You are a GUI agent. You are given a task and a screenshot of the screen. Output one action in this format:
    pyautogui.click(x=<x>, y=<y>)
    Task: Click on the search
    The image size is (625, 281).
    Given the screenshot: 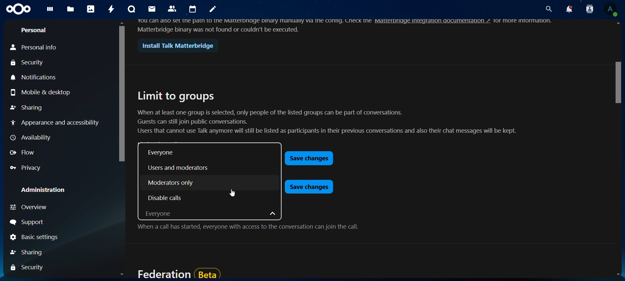 What is the action you would take?
    pyautogui.click(x=548, y=8)
    